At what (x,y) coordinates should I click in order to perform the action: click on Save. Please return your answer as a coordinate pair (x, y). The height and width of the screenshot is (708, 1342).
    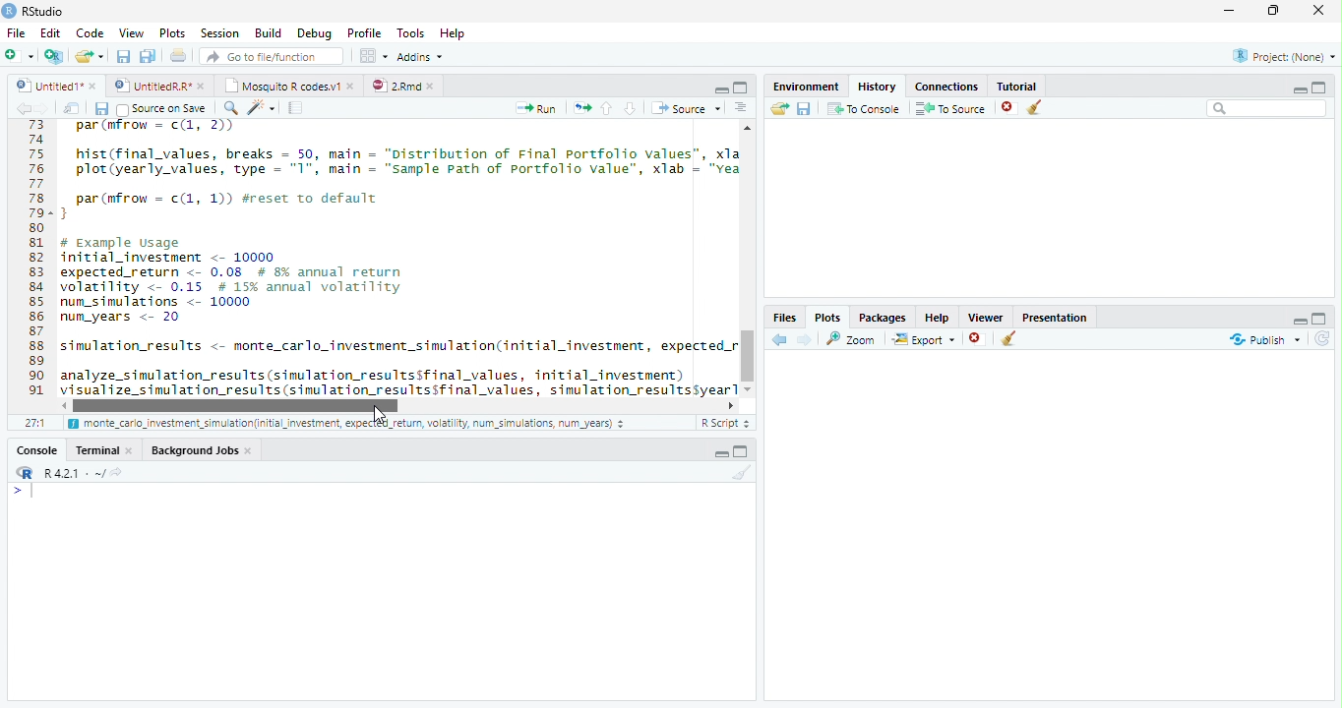
    Looking at the image, I should click on (804, 108).